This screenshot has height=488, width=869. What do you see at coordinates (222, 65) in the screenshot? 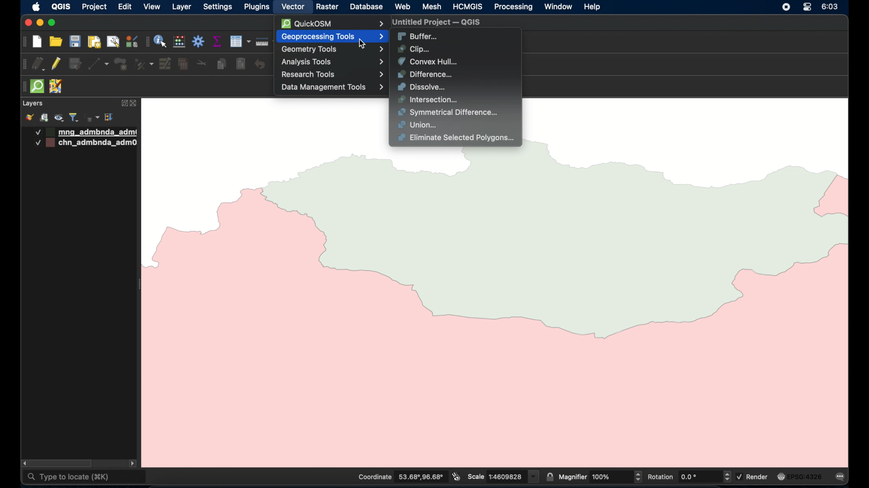
I see `copy features` at bounding box center [222, 65].